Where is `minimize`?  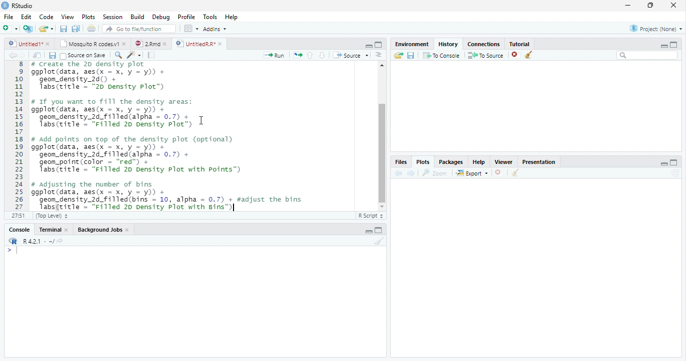 minimize is located at coordinates (662, 46).